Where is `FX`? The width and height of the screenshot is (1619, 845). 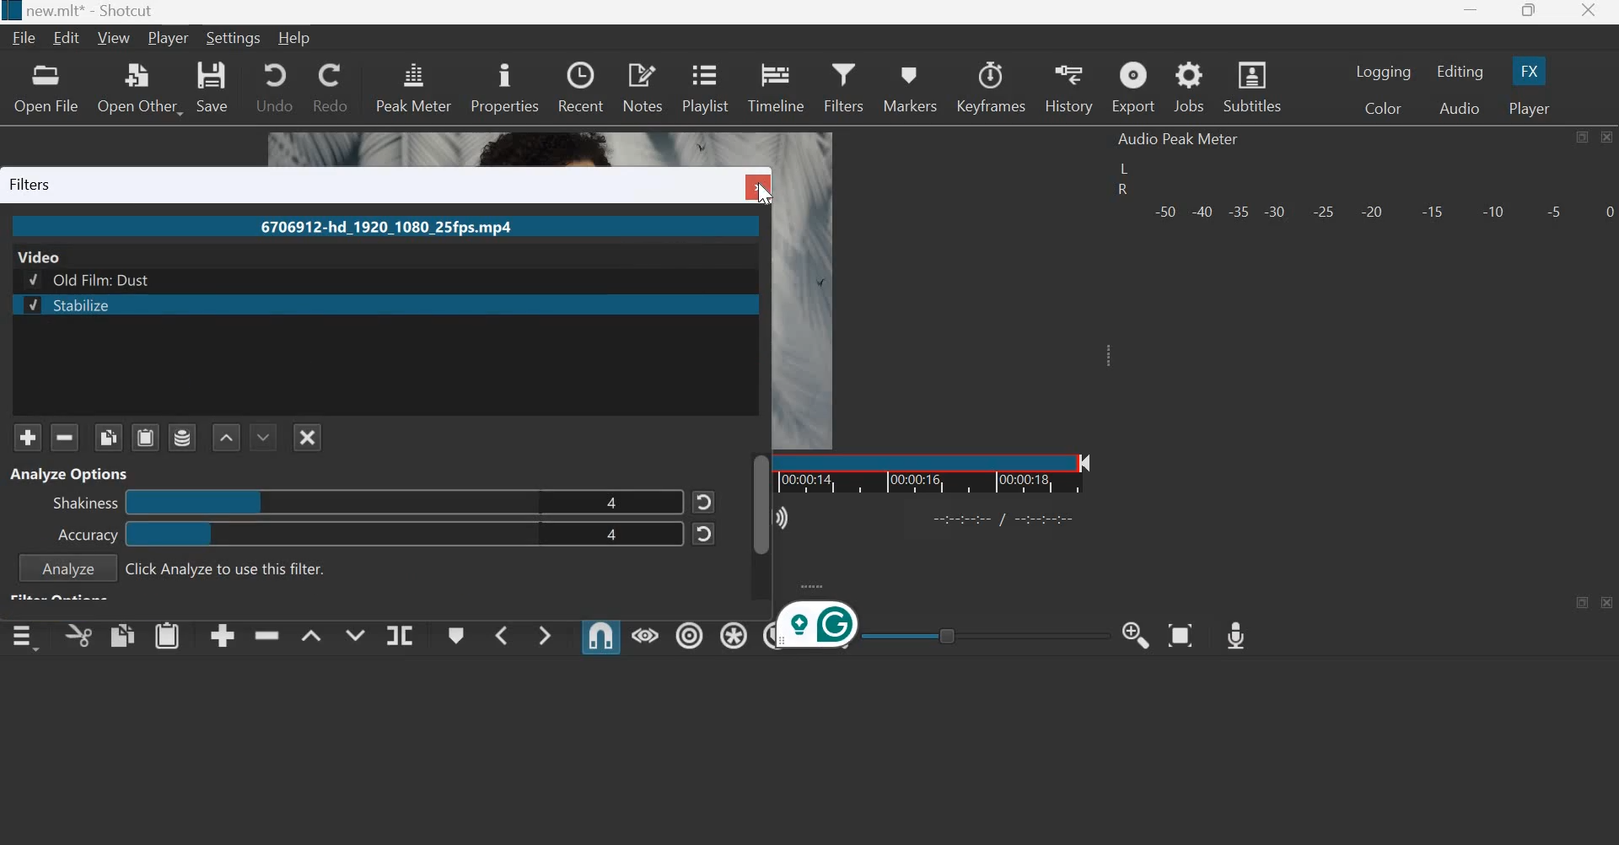 FX is located at coordinates (1530, 71).